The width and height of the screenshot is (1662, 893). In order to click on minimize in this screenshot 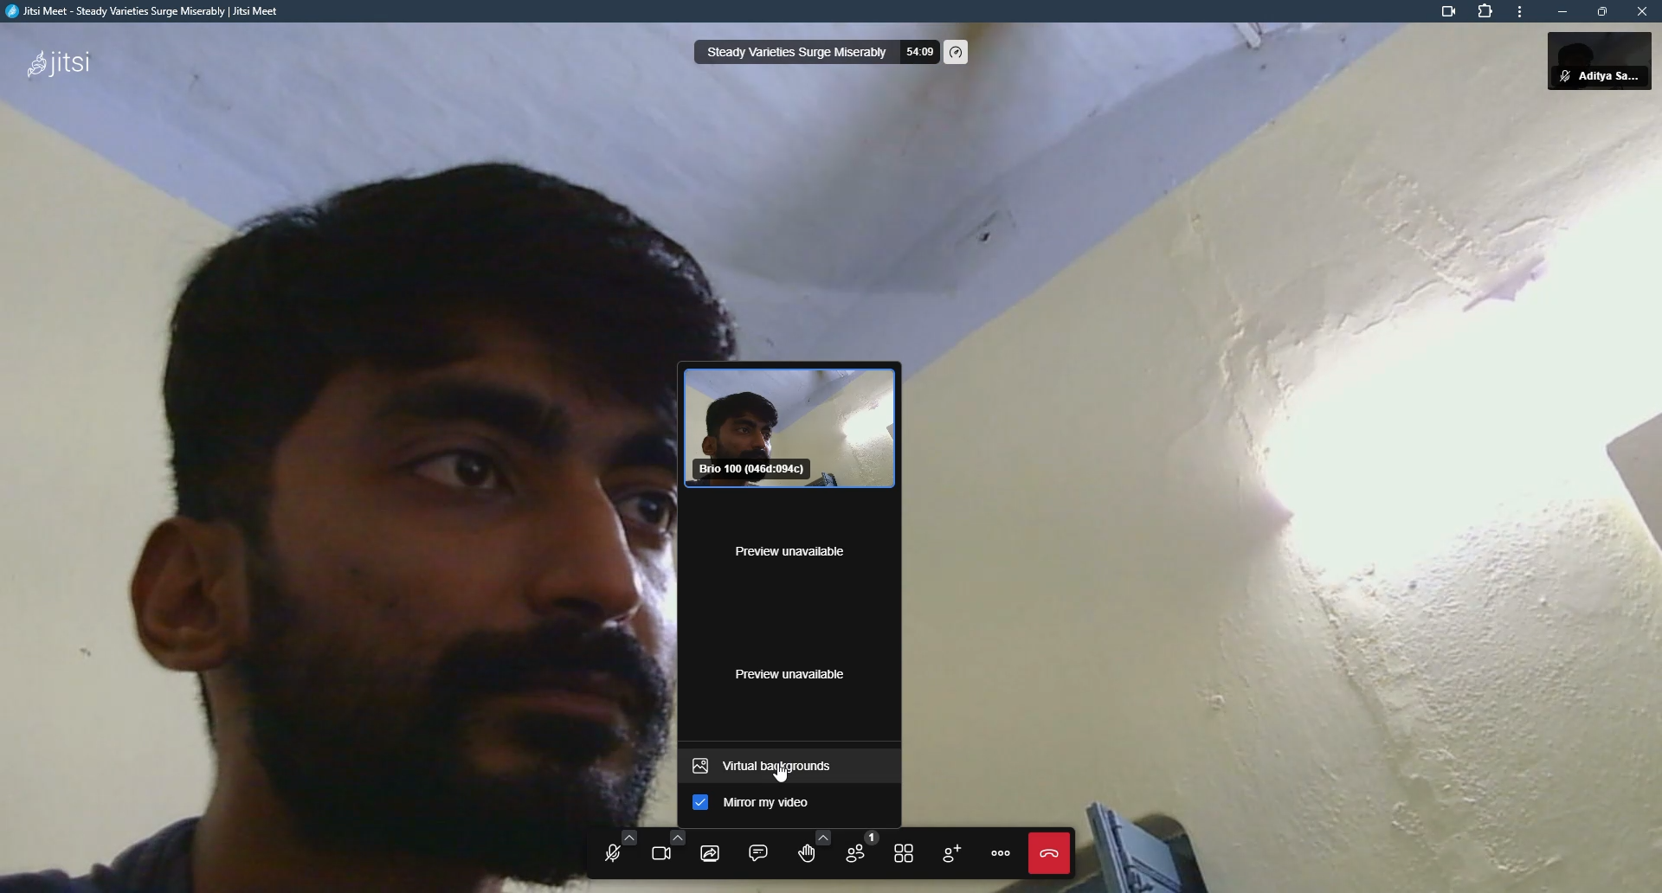, I will do `click(1559, 12)`.